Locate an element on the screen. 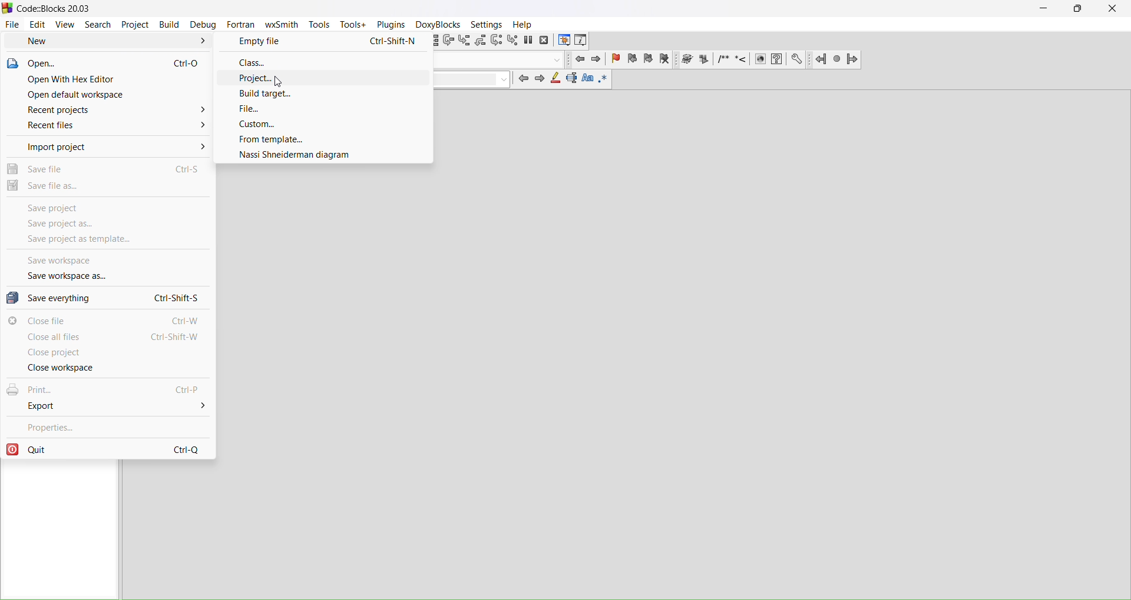 Image resolution: width=1131 pixels, height=600 pixels. tools+ is located at coordinates (353, 25).